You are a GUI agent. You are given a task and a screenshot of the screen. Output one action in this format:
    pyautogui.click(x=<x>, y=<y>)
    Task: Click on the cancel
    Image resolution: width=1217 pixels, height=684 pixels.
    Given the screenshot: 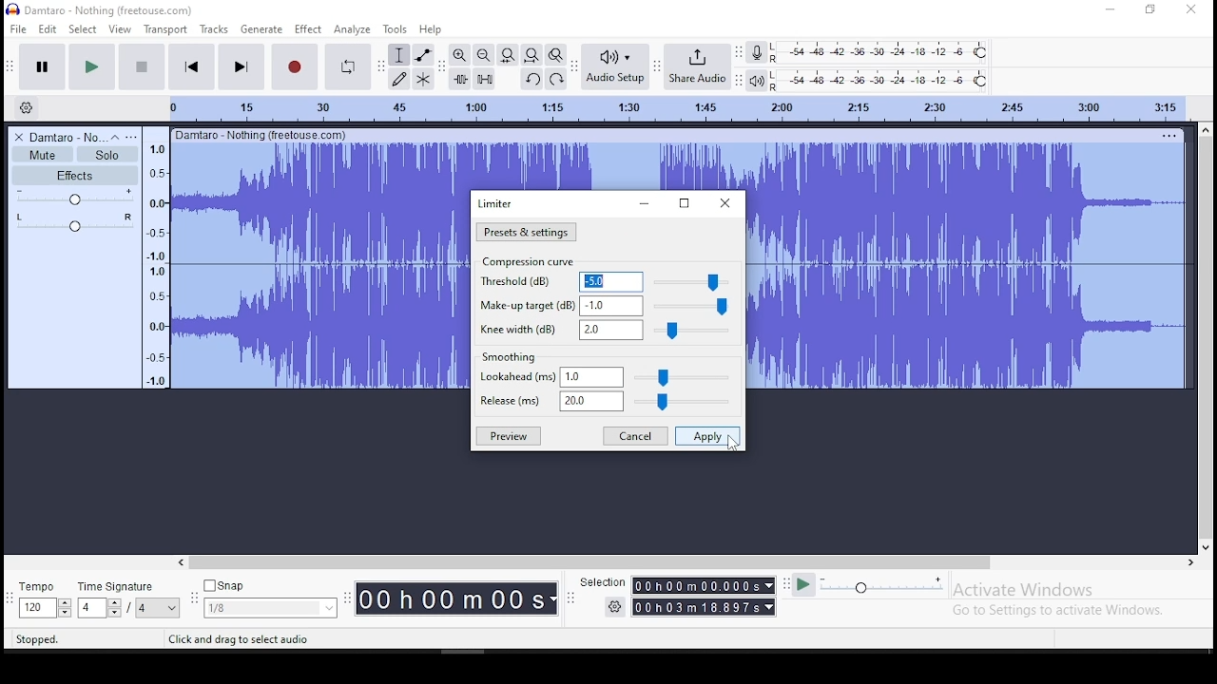 What is the action you would take?
    pyautogui.click(x=634, y=436)
    